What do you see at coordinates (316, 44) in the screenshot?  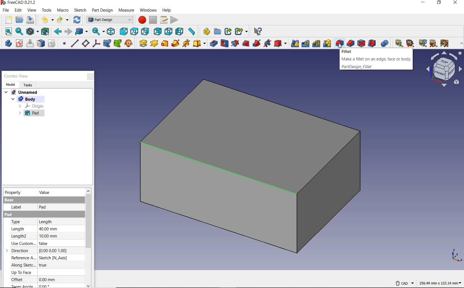 I see `polarpattern` at bounding box center [316, 44].